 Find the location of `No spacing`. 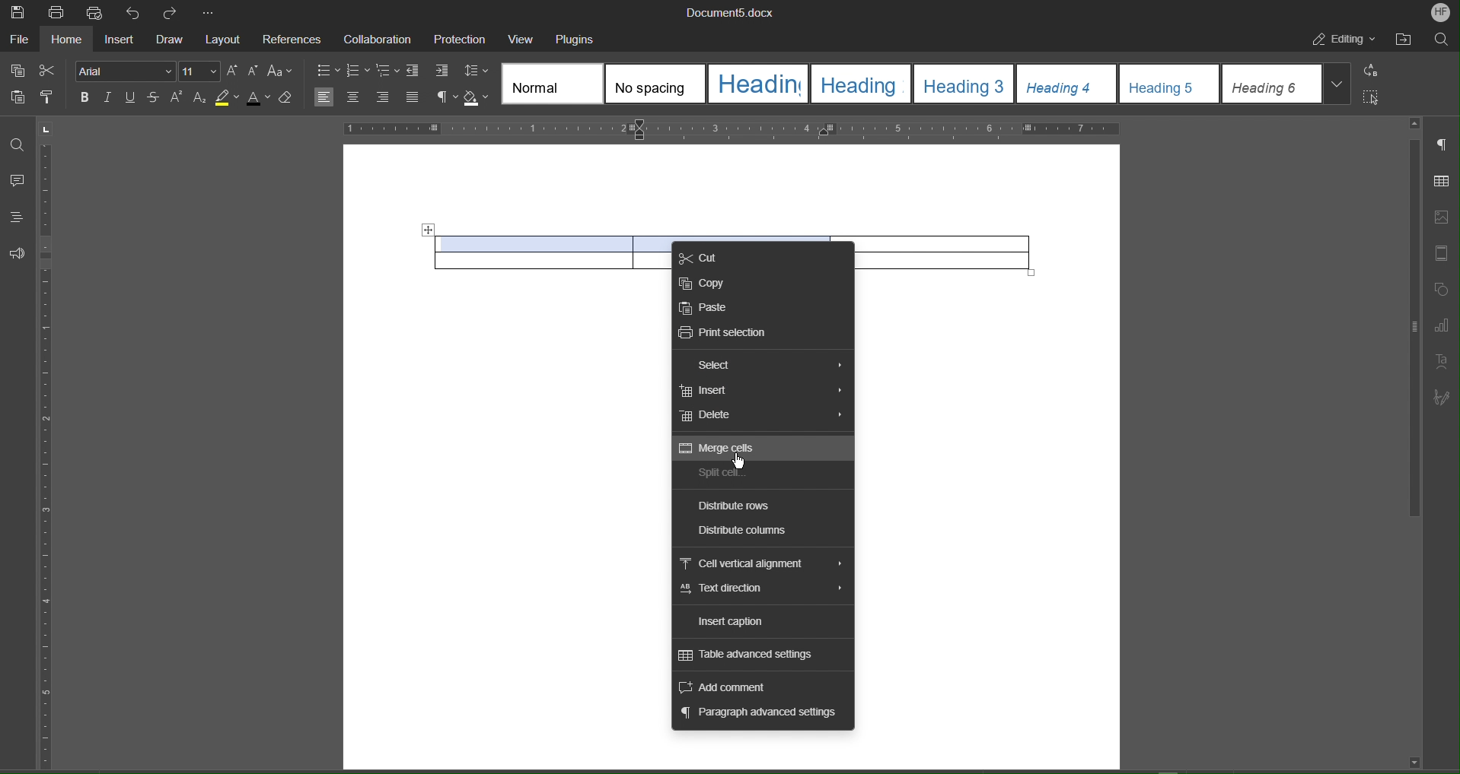

No spacing is located at coordinates (655, 84).